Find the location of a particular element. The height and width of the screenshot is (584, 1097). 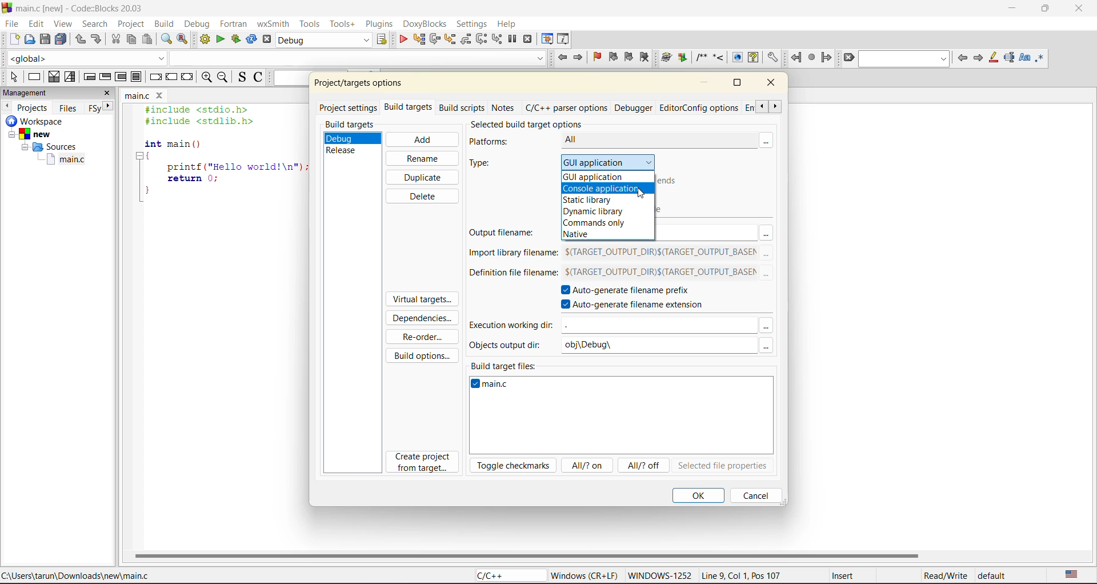

gui application is located at coordinates (620, 161).